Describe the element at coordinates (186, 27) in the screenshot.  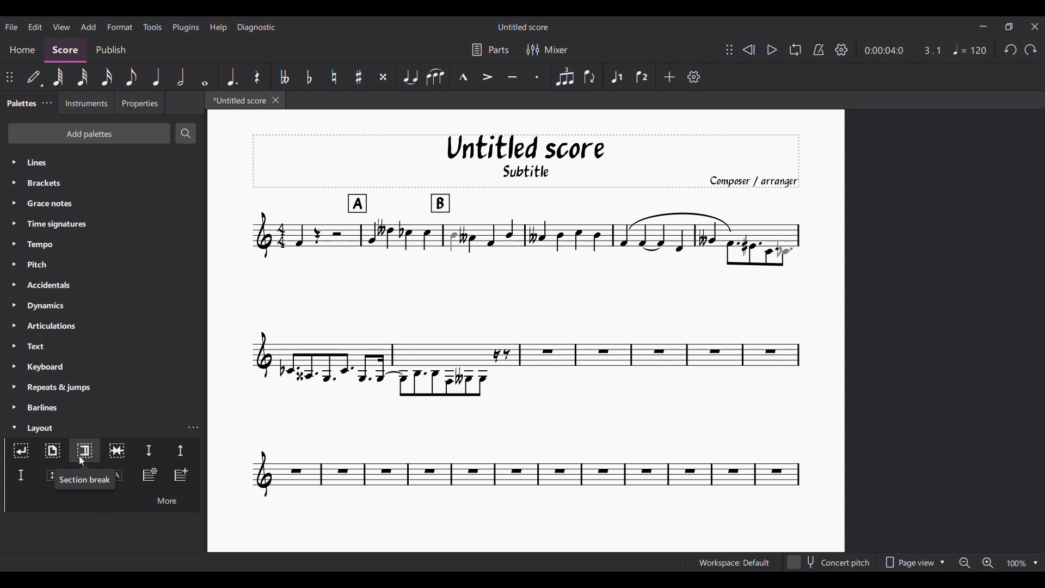
I see `Plugins menu` at that location.